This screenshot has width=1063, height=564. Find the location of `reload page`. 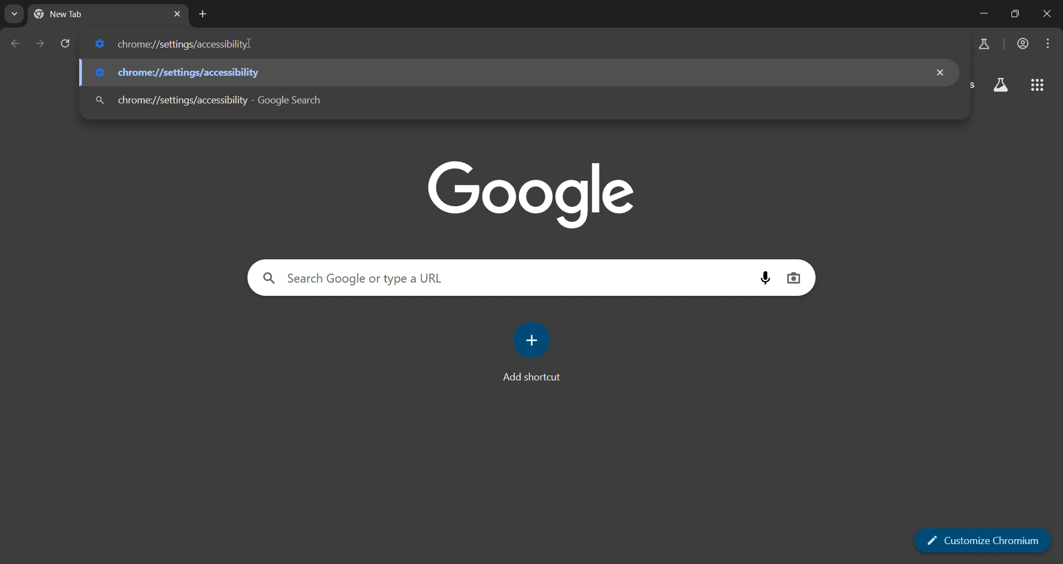

reload page is located at coordinates (64, 42).